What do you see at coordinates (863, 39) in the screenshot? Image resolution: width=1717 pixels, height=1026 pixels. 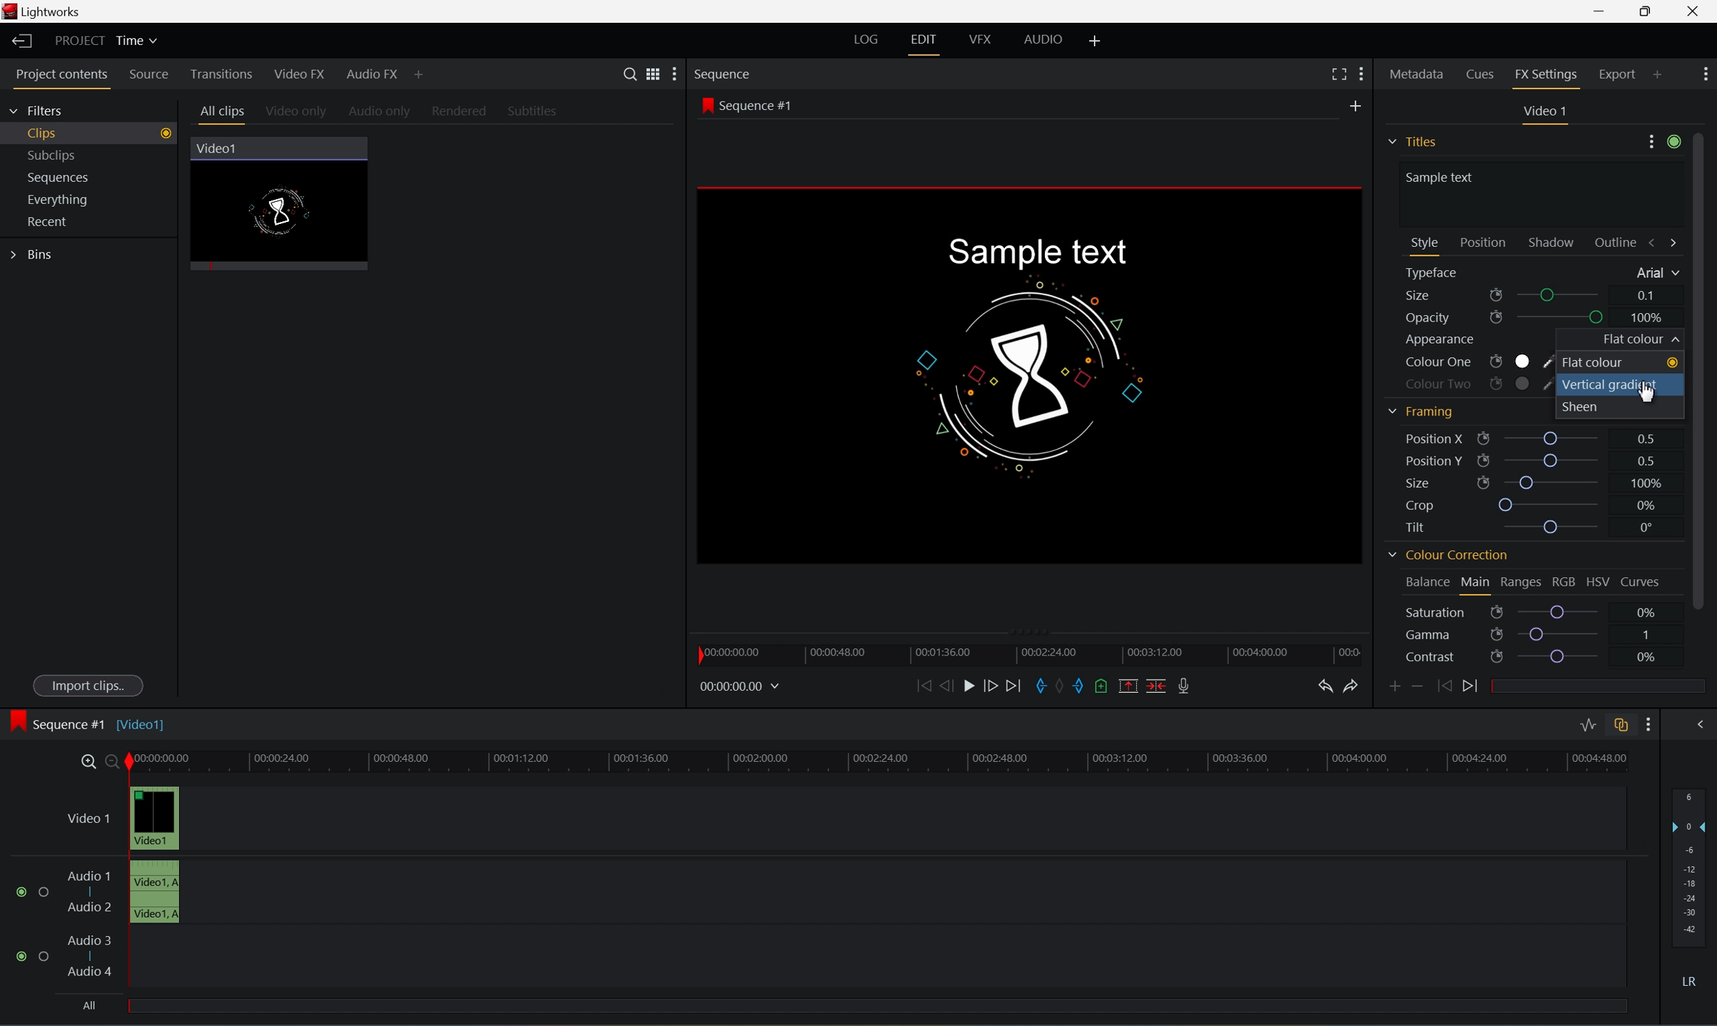 I see `log` at bounding box center [863, 39].